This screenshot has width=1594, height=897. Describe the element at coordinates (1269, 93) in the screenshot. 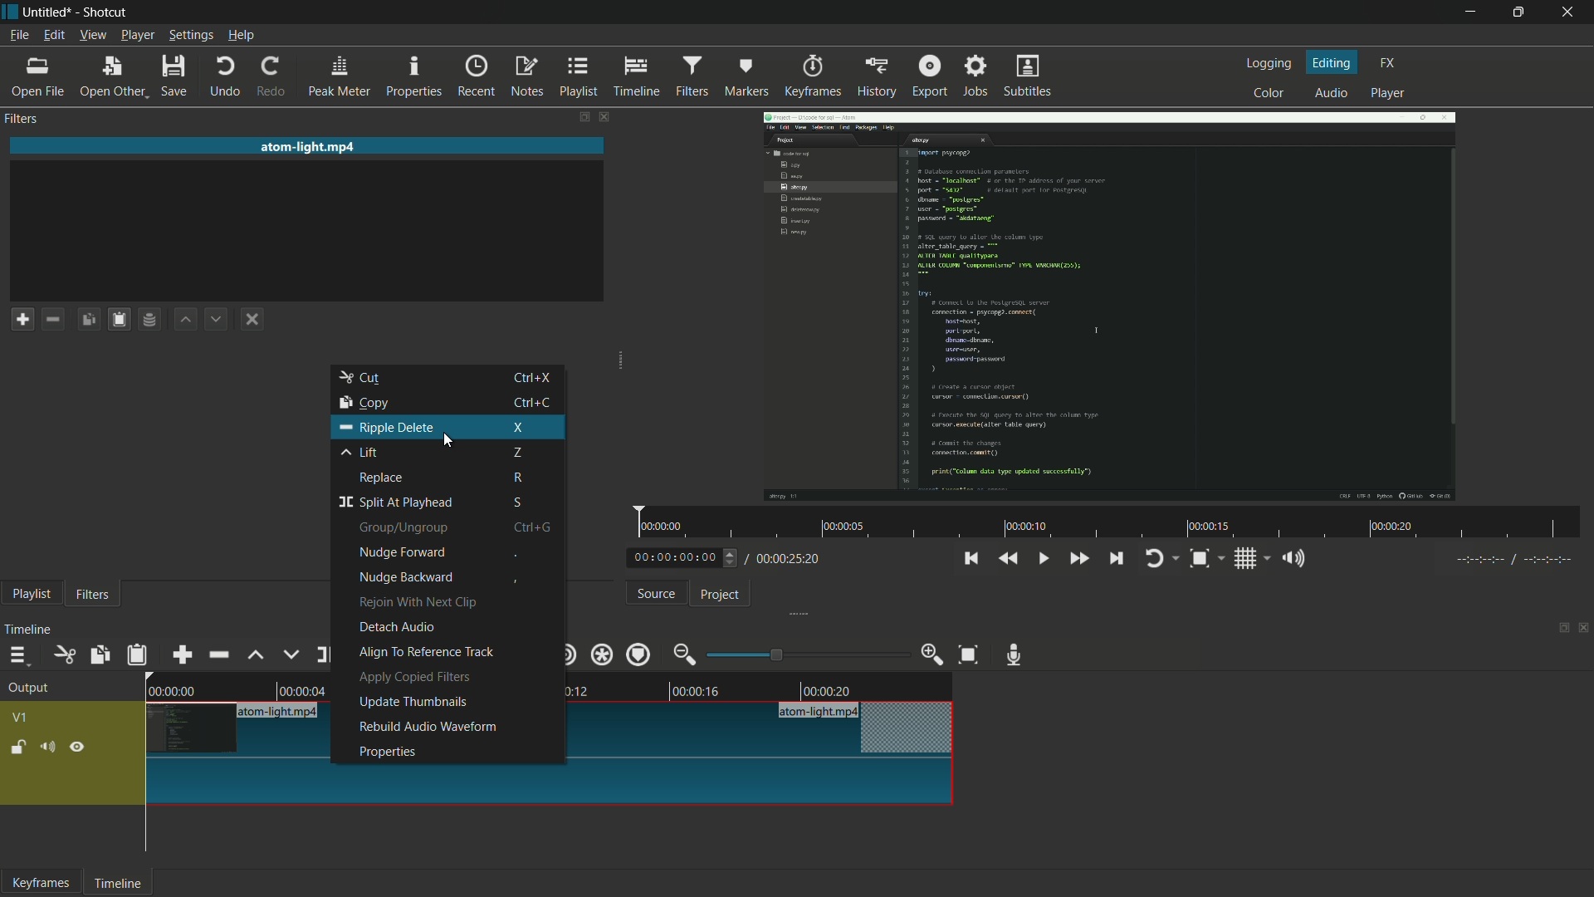

I see `color` at that location.